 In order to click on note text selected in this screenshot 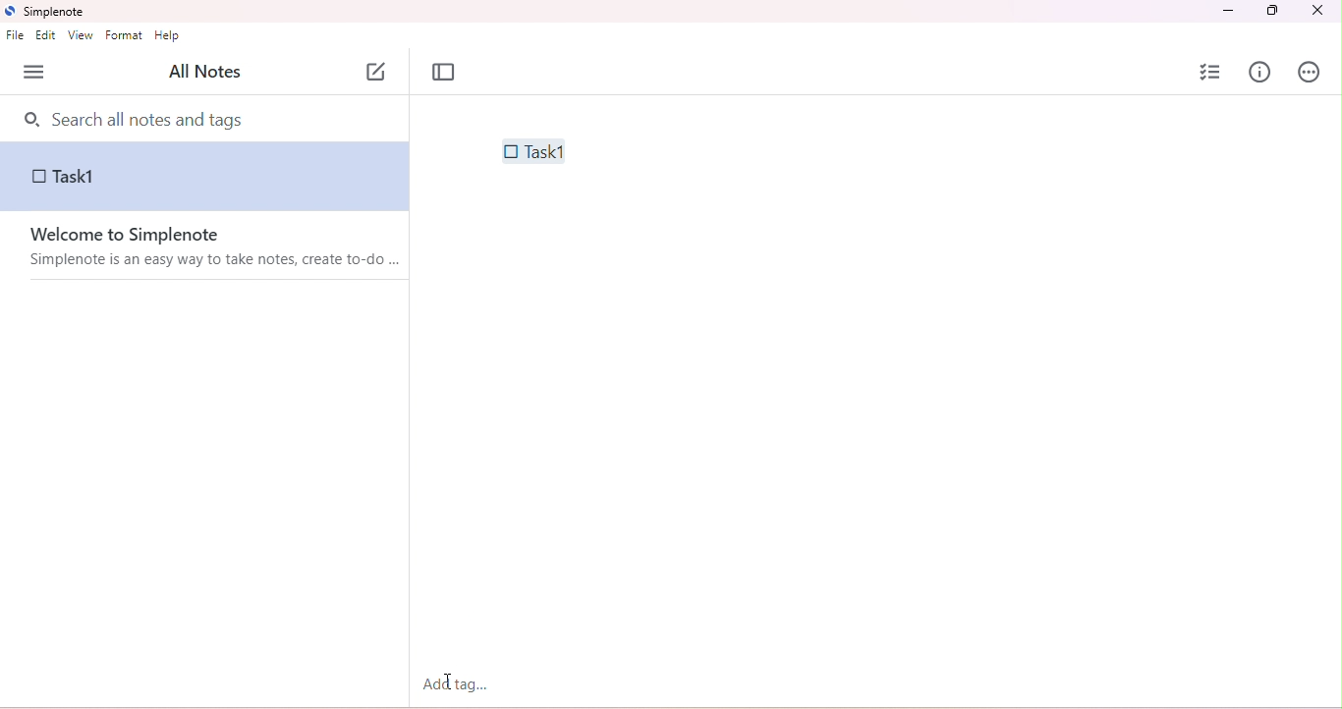, I will do `click(531, 150)`.